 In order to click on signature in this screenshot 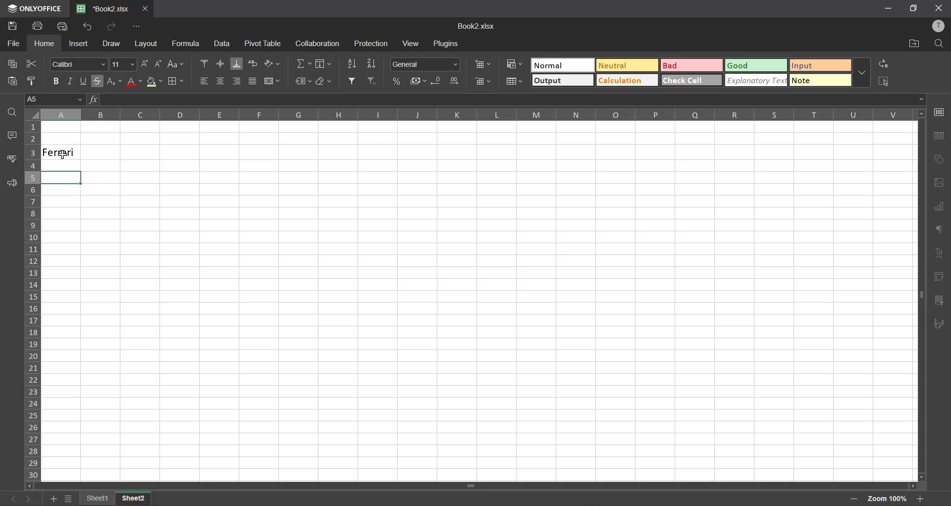, I will do `click(940, 324)`.